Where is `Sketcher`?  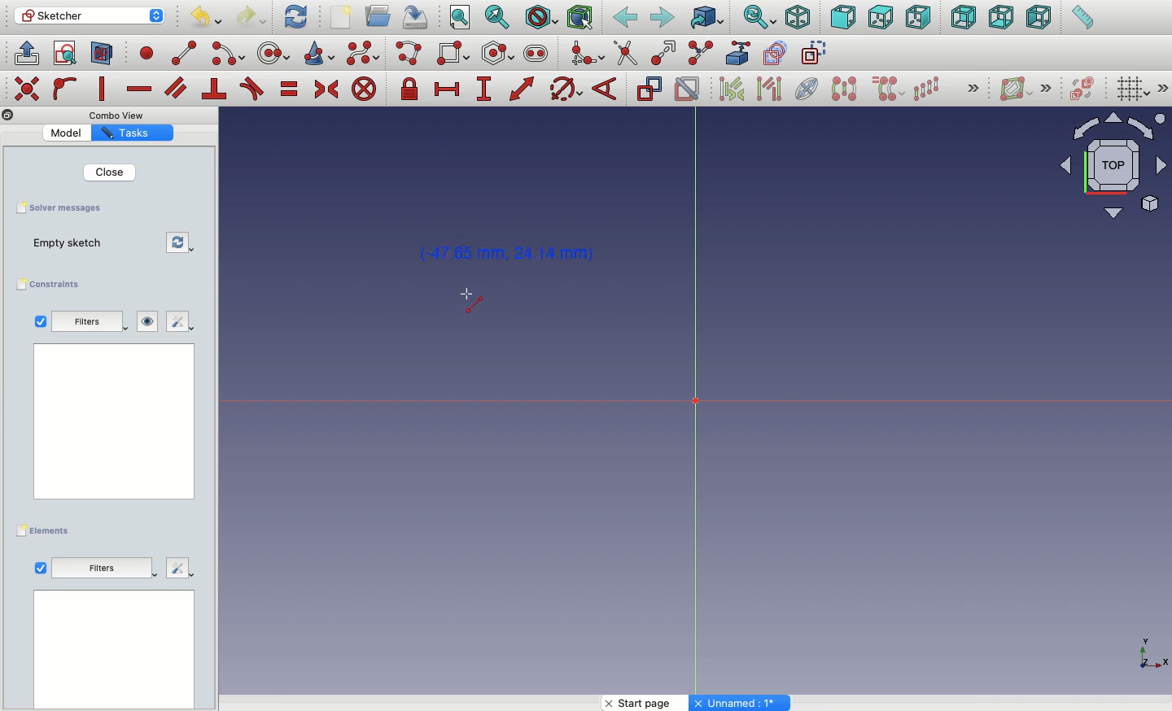
Sketcher is located at coordinates (90, 16).